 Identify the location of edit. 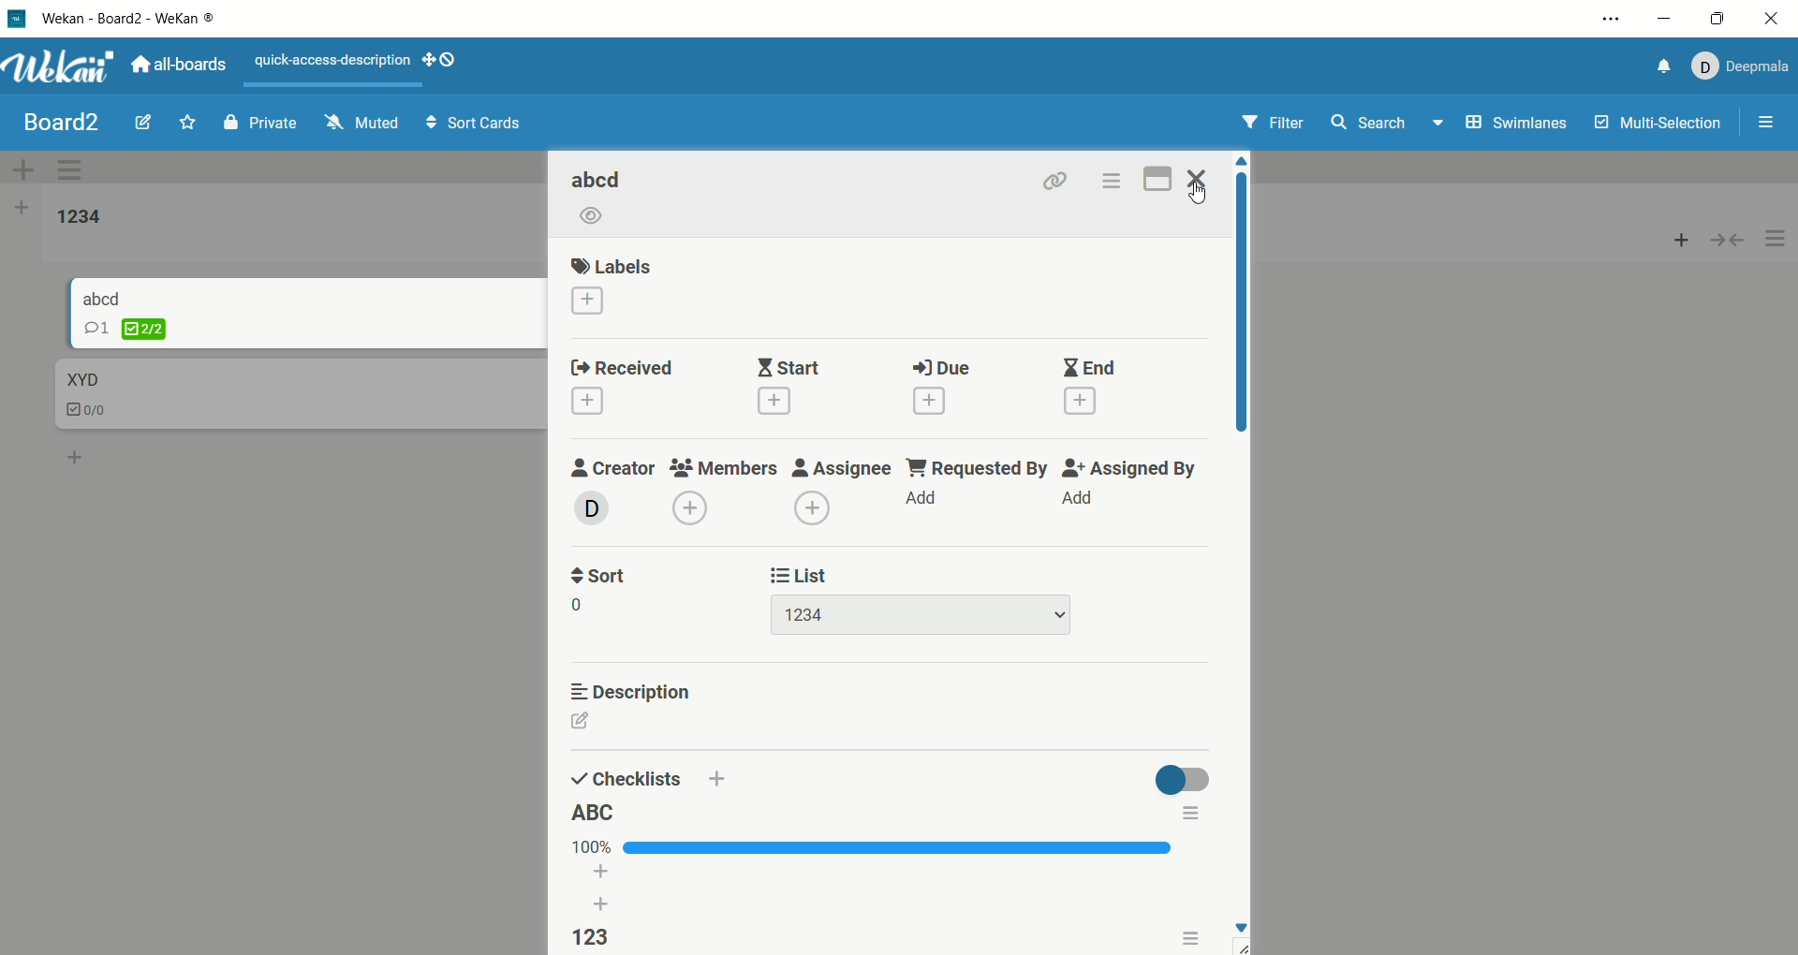
(582, 719).